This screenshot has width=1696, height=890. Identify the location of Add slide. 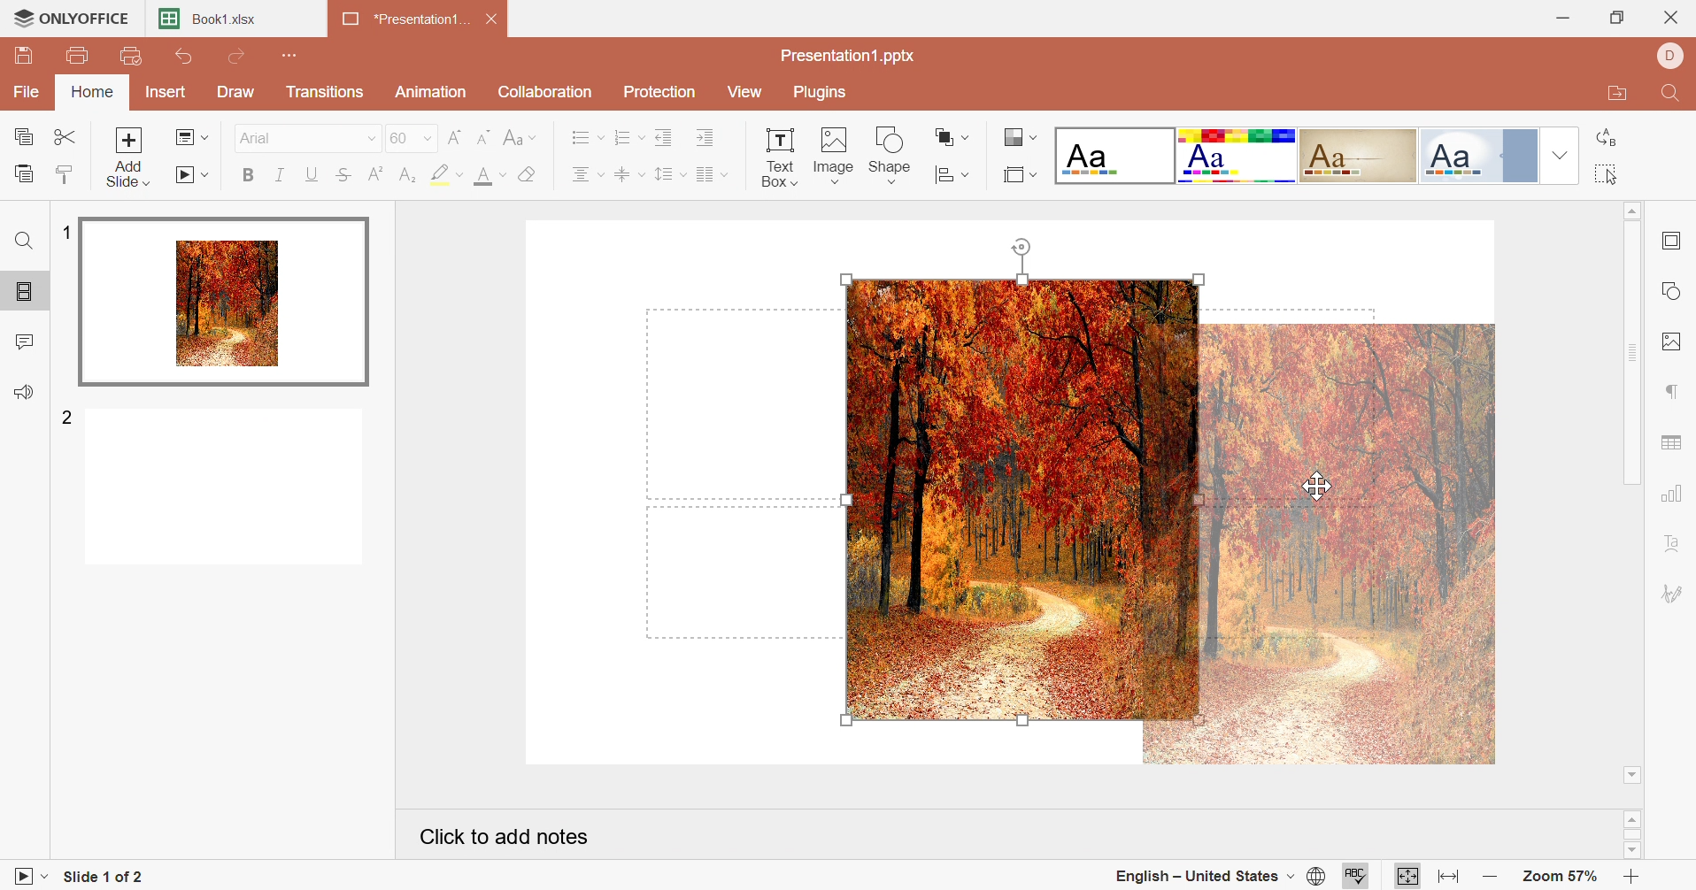
(127, 159).